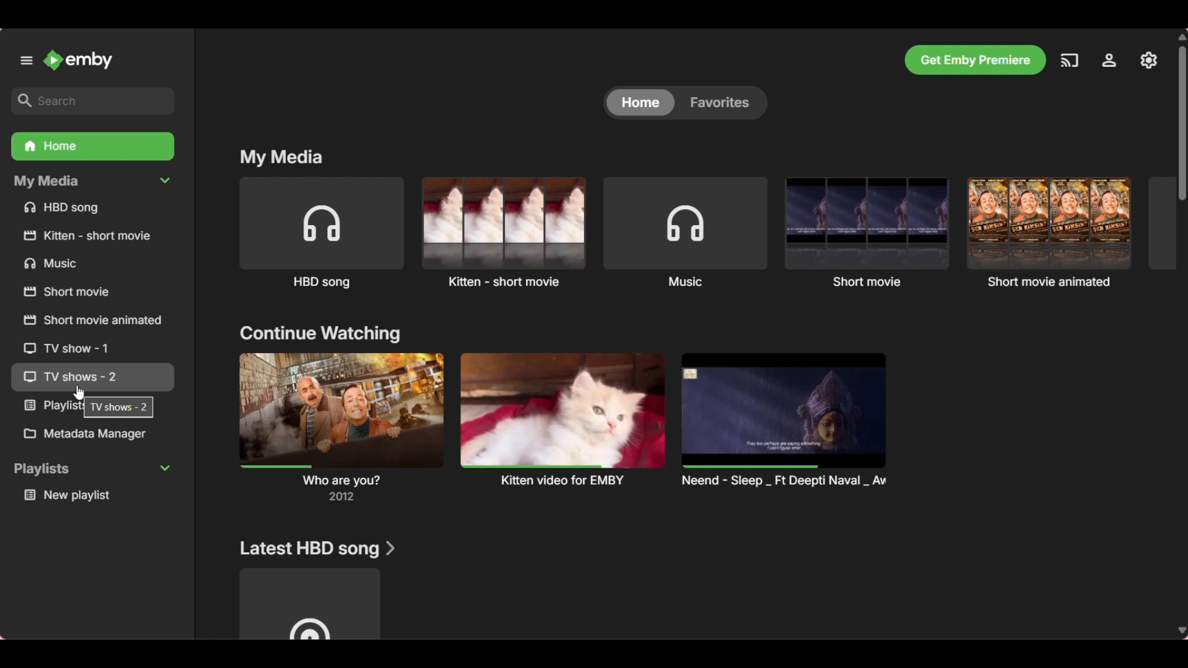 The width and height of the screenshot is (1188, 668). What do you see at coordinates (1182, 122) in the screenshot?
I see `Vertical slide bar` at bounding box center [1182, 122].